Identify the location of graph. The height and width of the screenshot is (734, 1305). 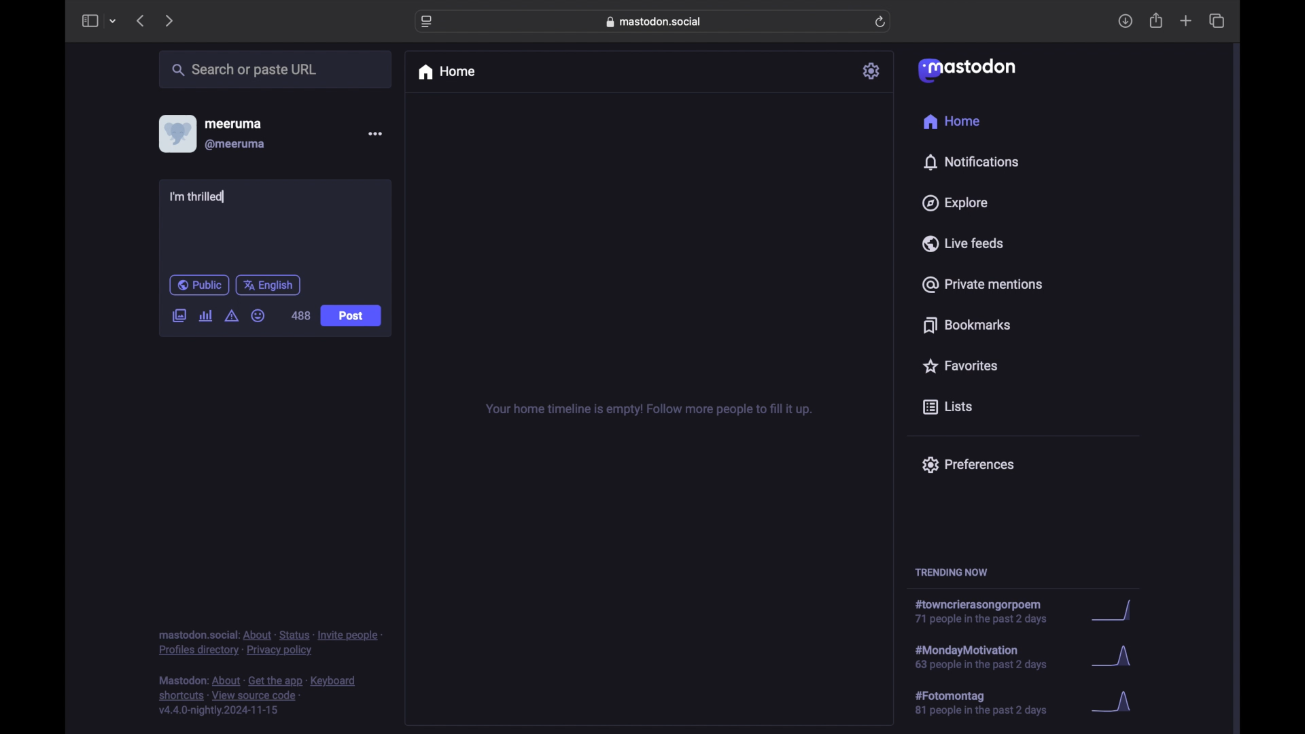
(1117, 611).